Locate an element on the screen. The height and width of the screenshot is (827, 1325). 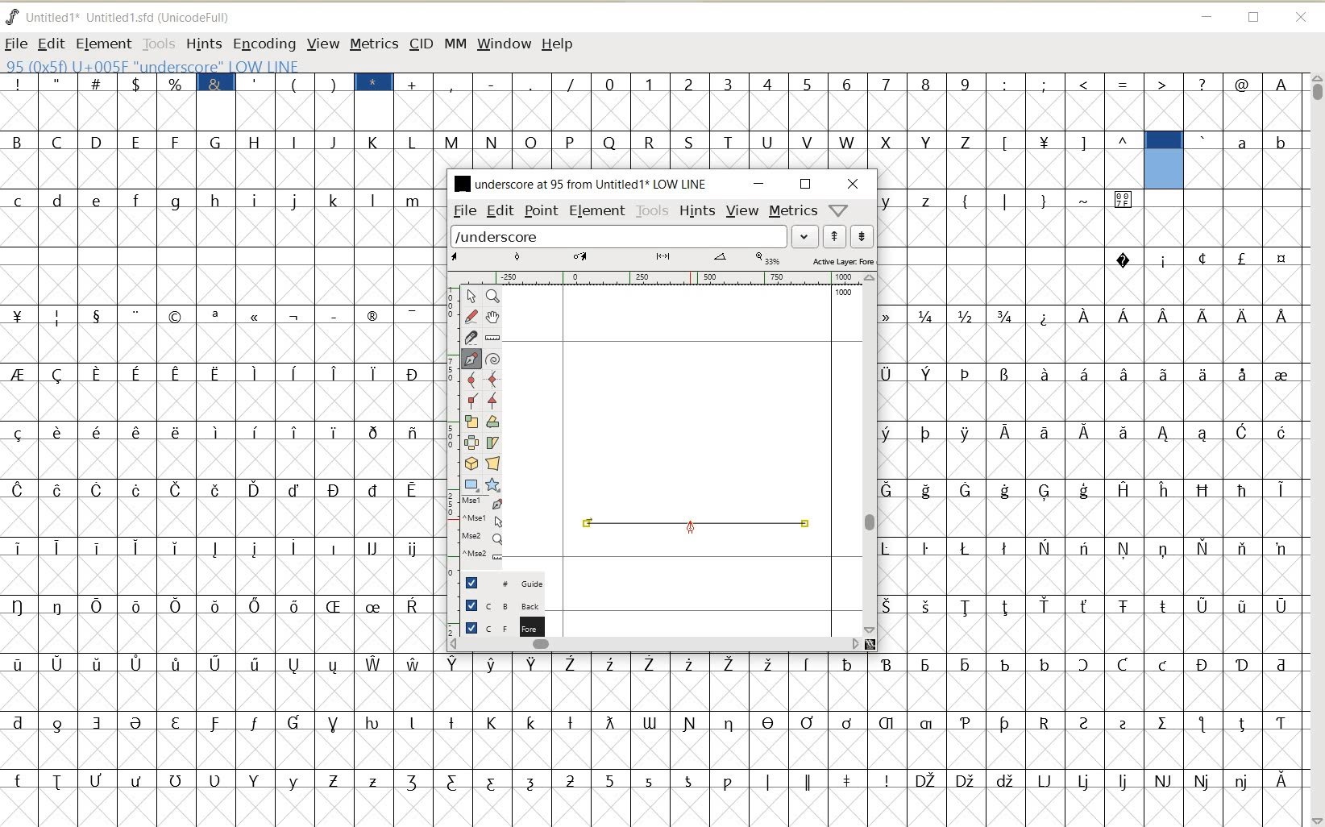
skew the selection is located at coordinates (492, 443).